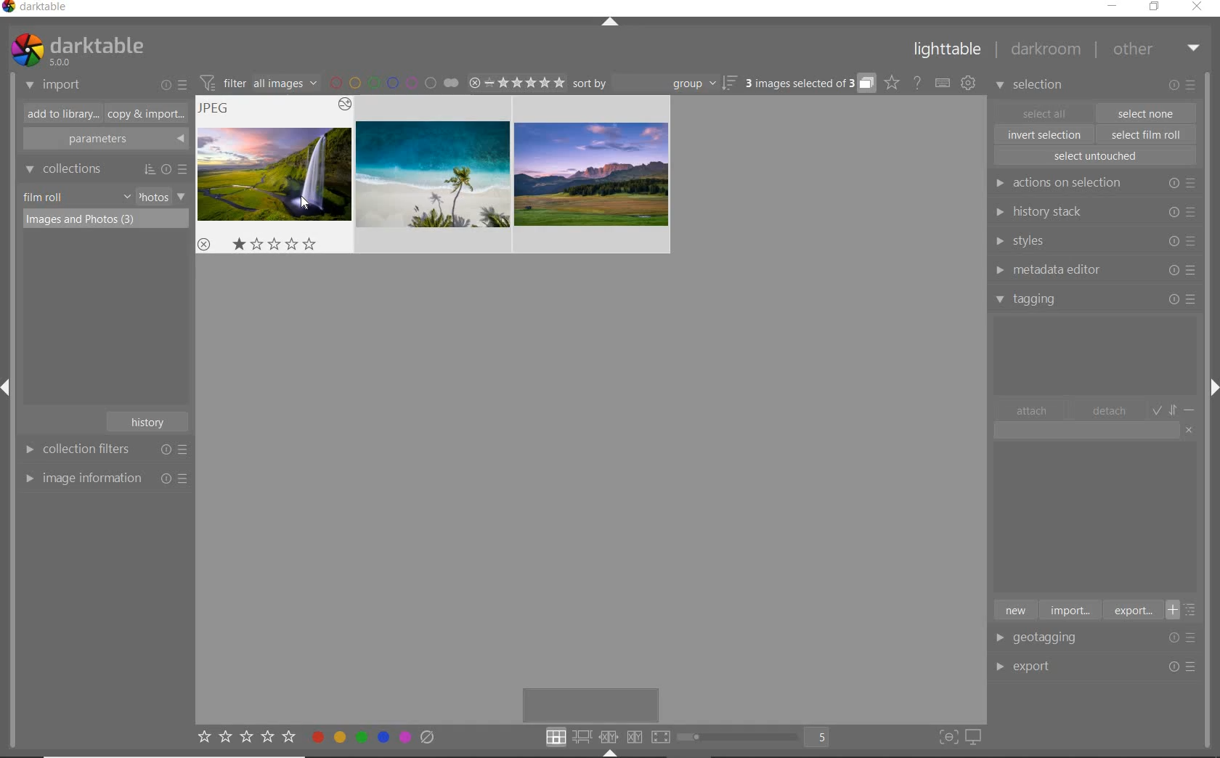 Image resolution: width=1220 pixels, height=758 pixels. I want to click on history stack, so click(1093, 211).